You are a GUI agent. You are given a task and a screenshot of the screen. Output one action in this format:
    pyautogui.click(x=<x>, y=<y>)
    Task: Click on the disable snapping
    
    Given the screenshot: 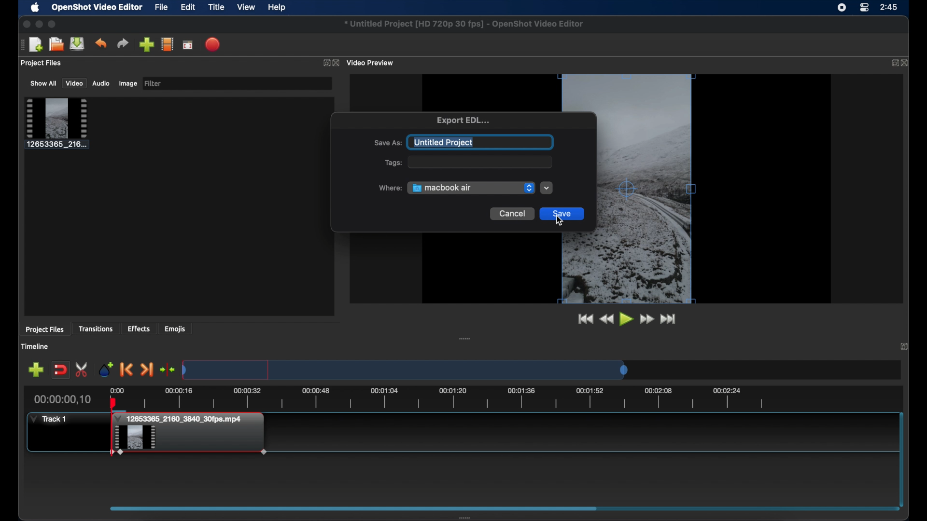 What is the action you would take?
    pyautogui.click(x=60, y=370)
    